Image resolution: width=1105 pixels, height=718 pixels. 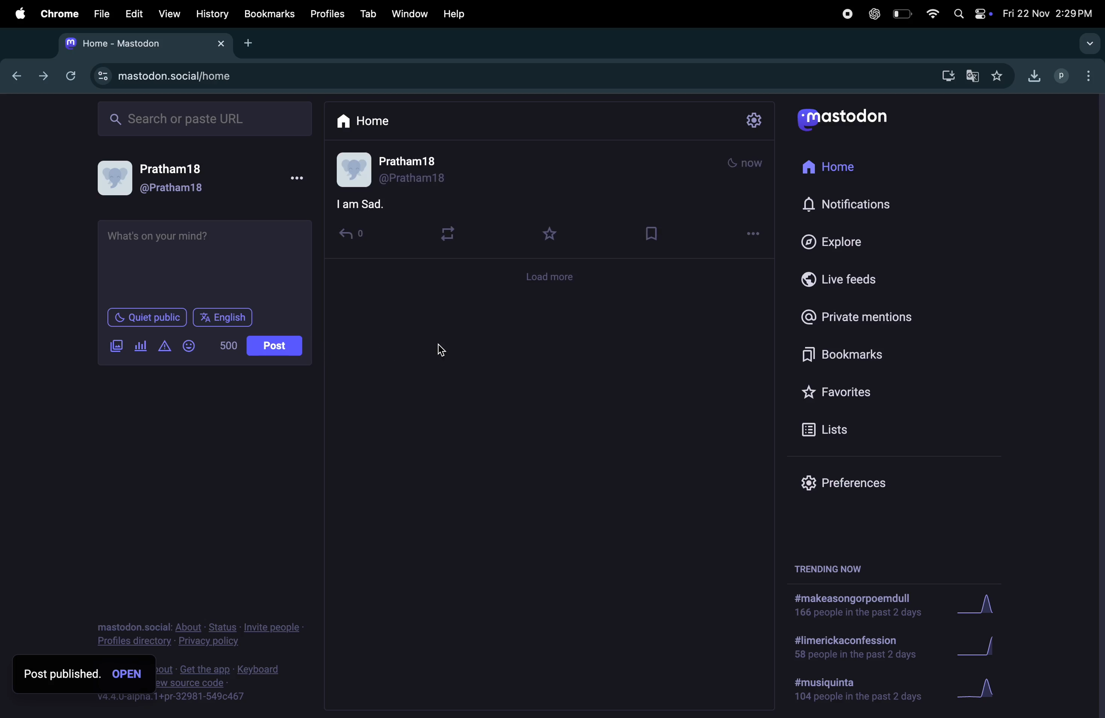 I want to click on options, so click(x=1087, y=77).